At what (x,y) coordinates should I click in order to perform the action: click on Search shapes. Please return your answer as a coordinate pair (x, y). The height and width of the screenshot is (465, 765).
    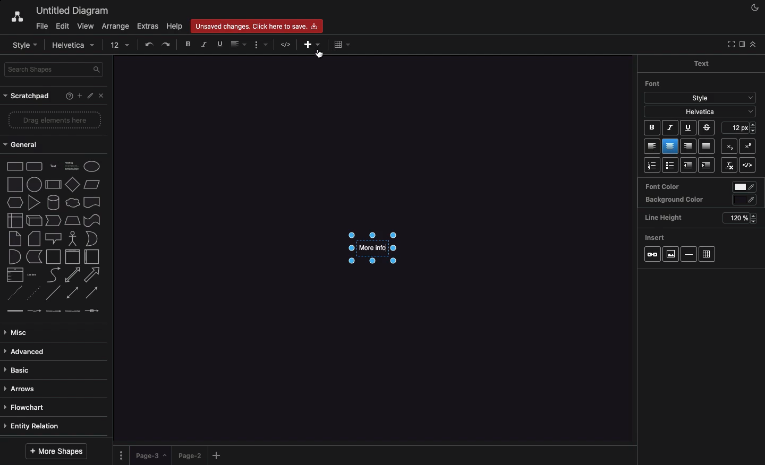
    Looking at the image, I should click on (55, 70).